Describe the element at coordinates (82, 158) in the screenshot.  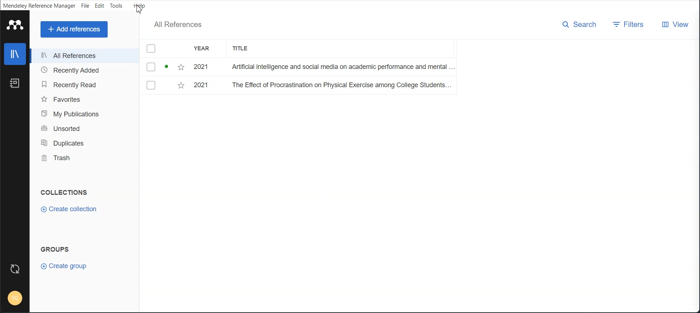
I see `Trash` at that location.